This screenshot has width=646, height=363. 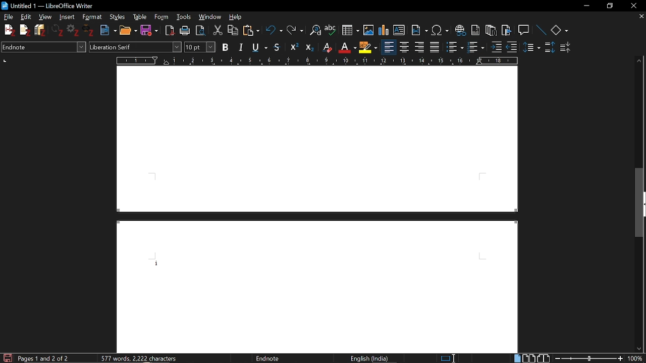 I want to click on Highlight, so click(x=369, y=47).